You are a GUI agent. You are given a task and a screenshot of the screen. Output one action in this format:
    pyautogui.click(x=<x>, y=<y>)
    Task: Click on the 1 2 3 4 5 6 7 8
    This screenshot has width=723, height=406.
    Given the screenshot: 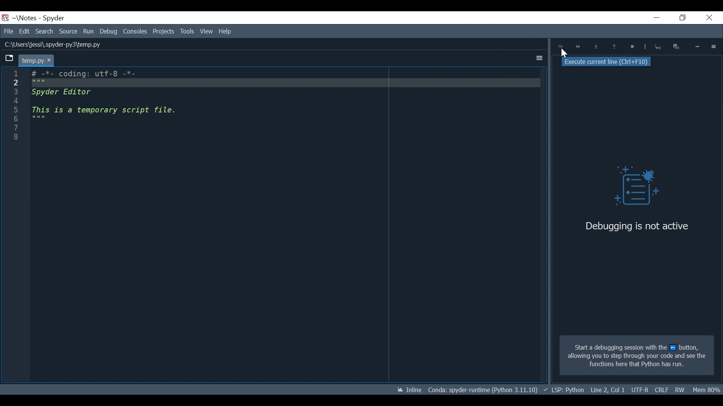 What is the action you would take?
    pyautogui.click(x=15, y=108)
    